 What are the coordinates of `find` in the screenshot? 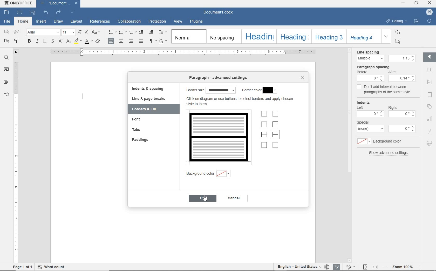 It's located at (5, 57).